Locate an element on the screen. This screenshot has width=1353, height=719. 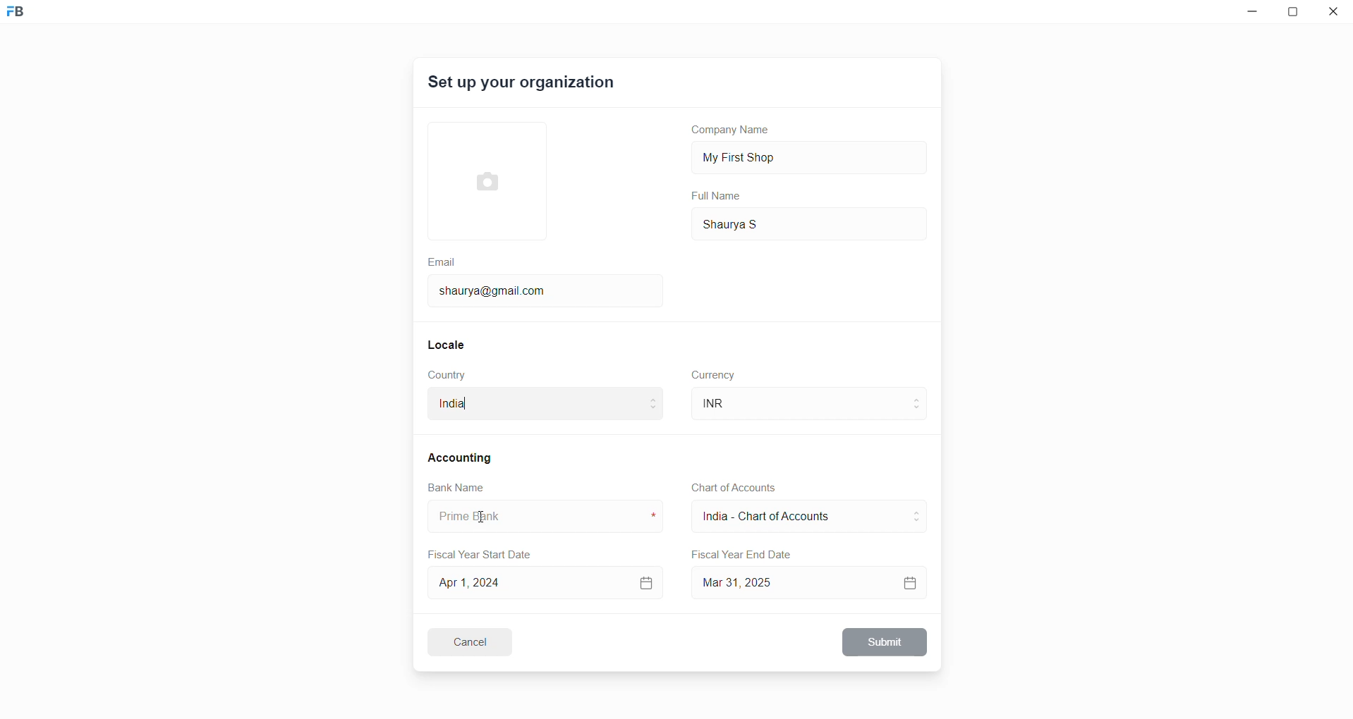
move to below country is located at coordinates (656, 412).